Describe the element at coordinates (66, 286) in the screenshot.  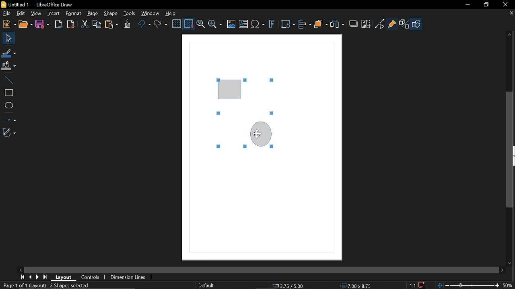
I see `Mark objects` at that location.